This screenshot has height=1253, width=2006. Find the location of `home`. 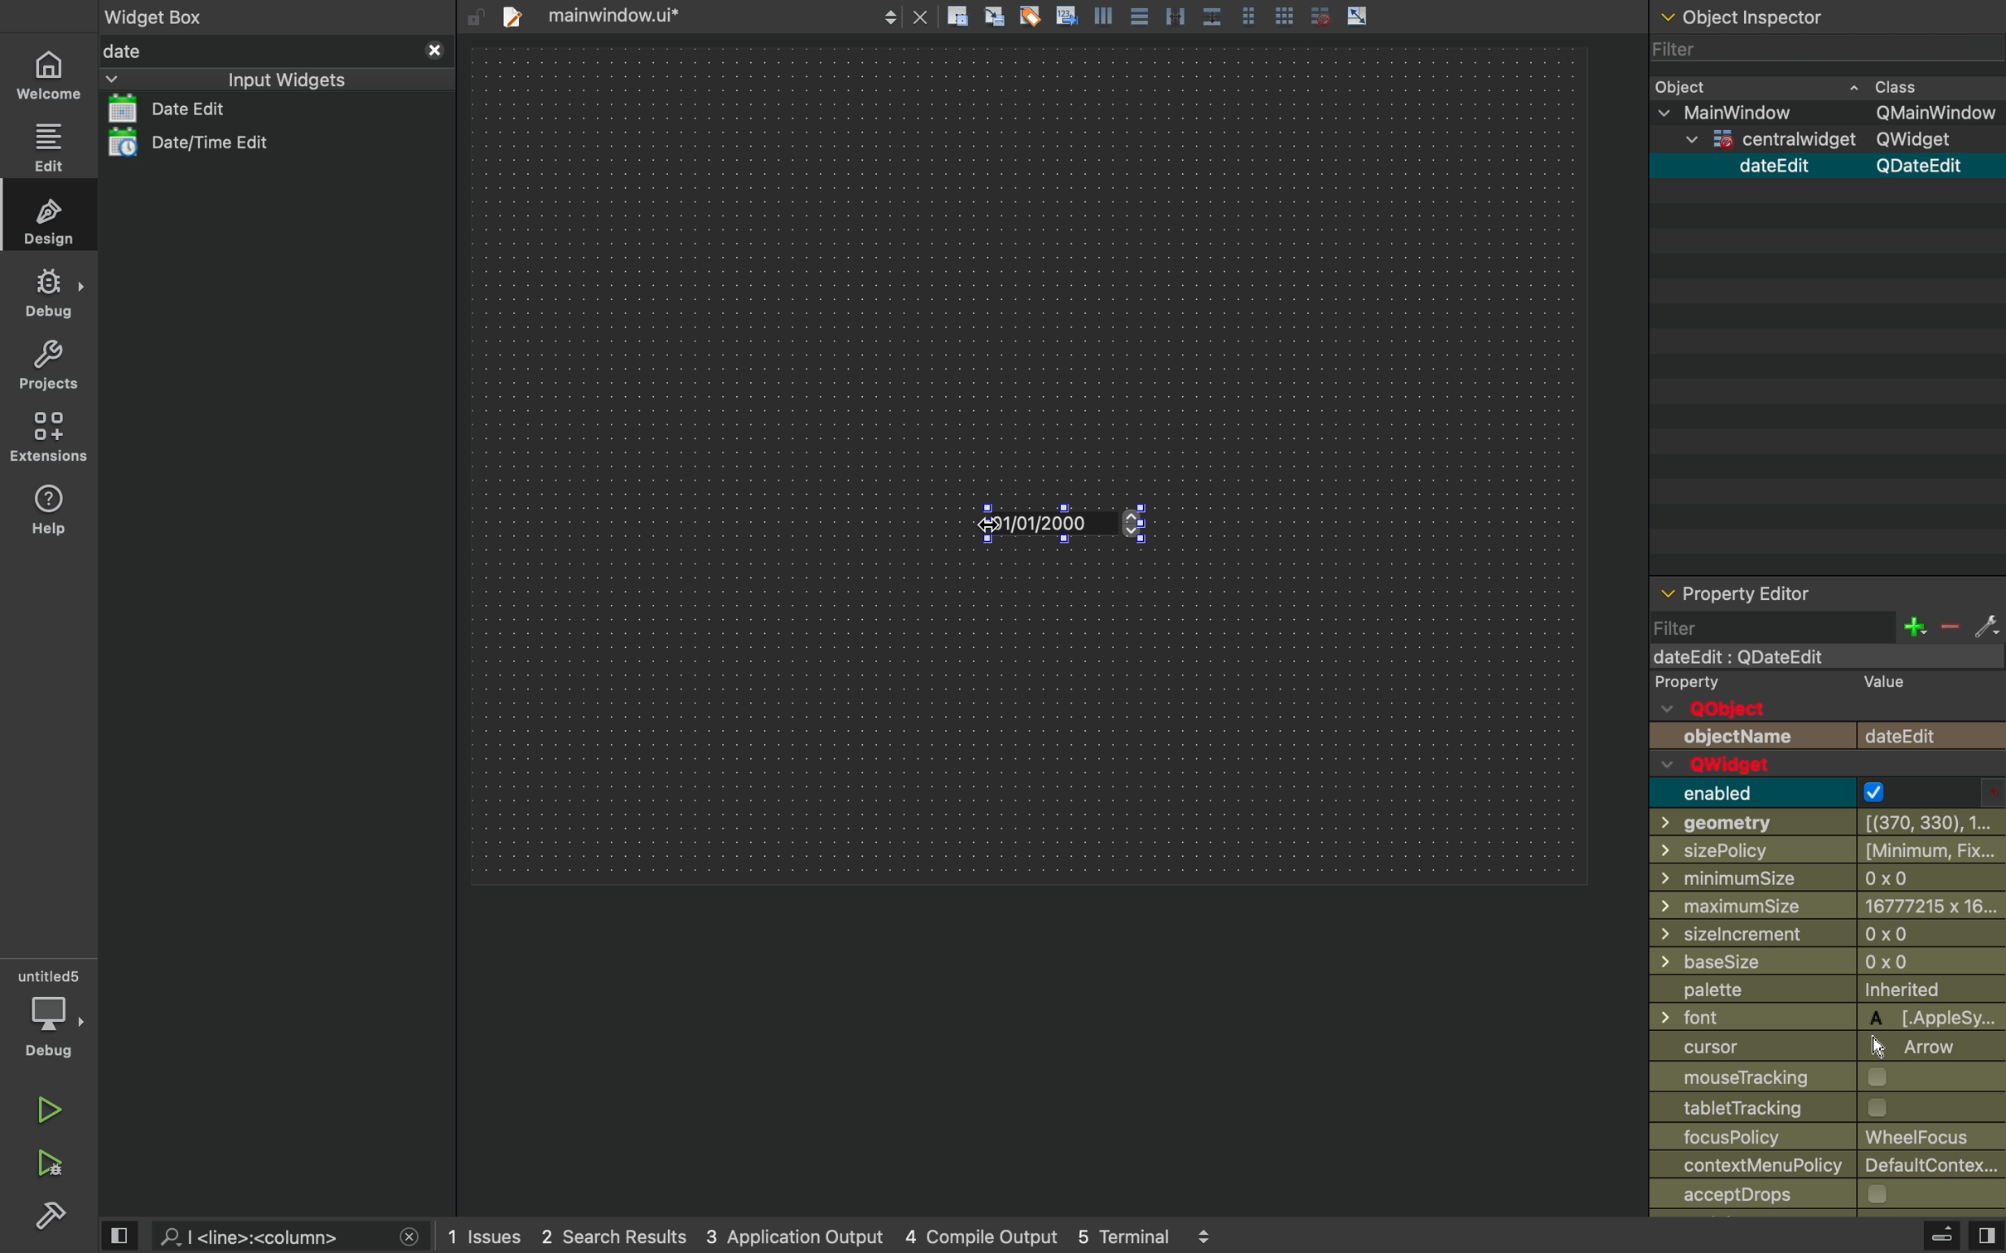

home is located at coordinates (46, 74).